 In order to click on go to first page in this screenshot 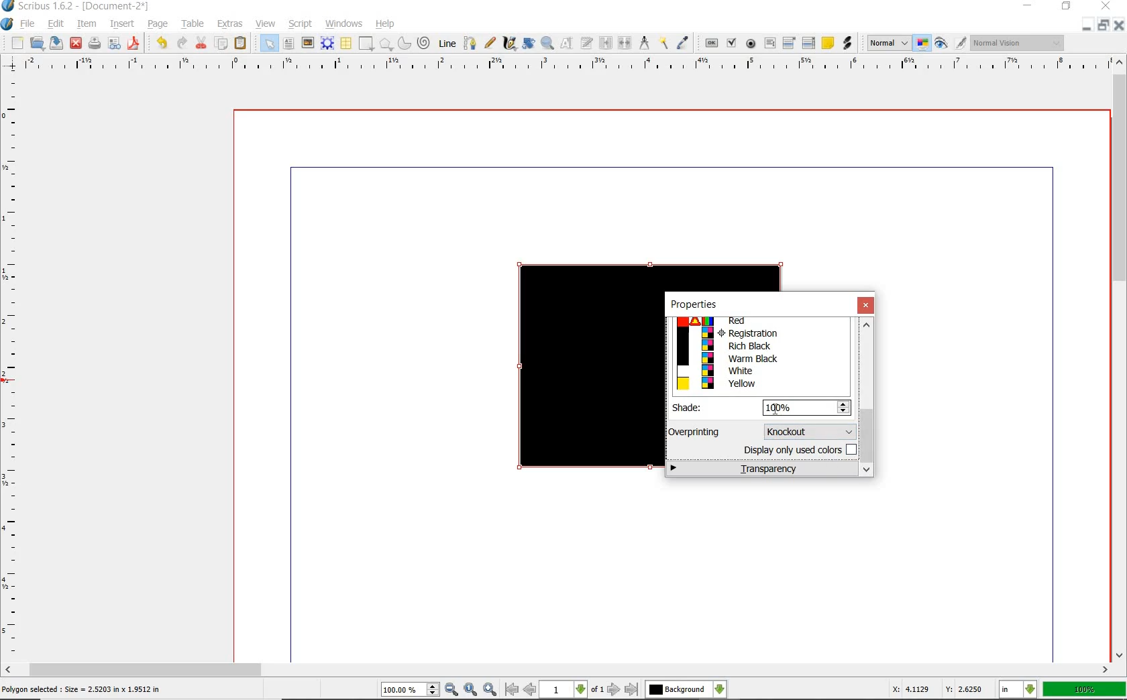, I will do `click(511, 691)`.